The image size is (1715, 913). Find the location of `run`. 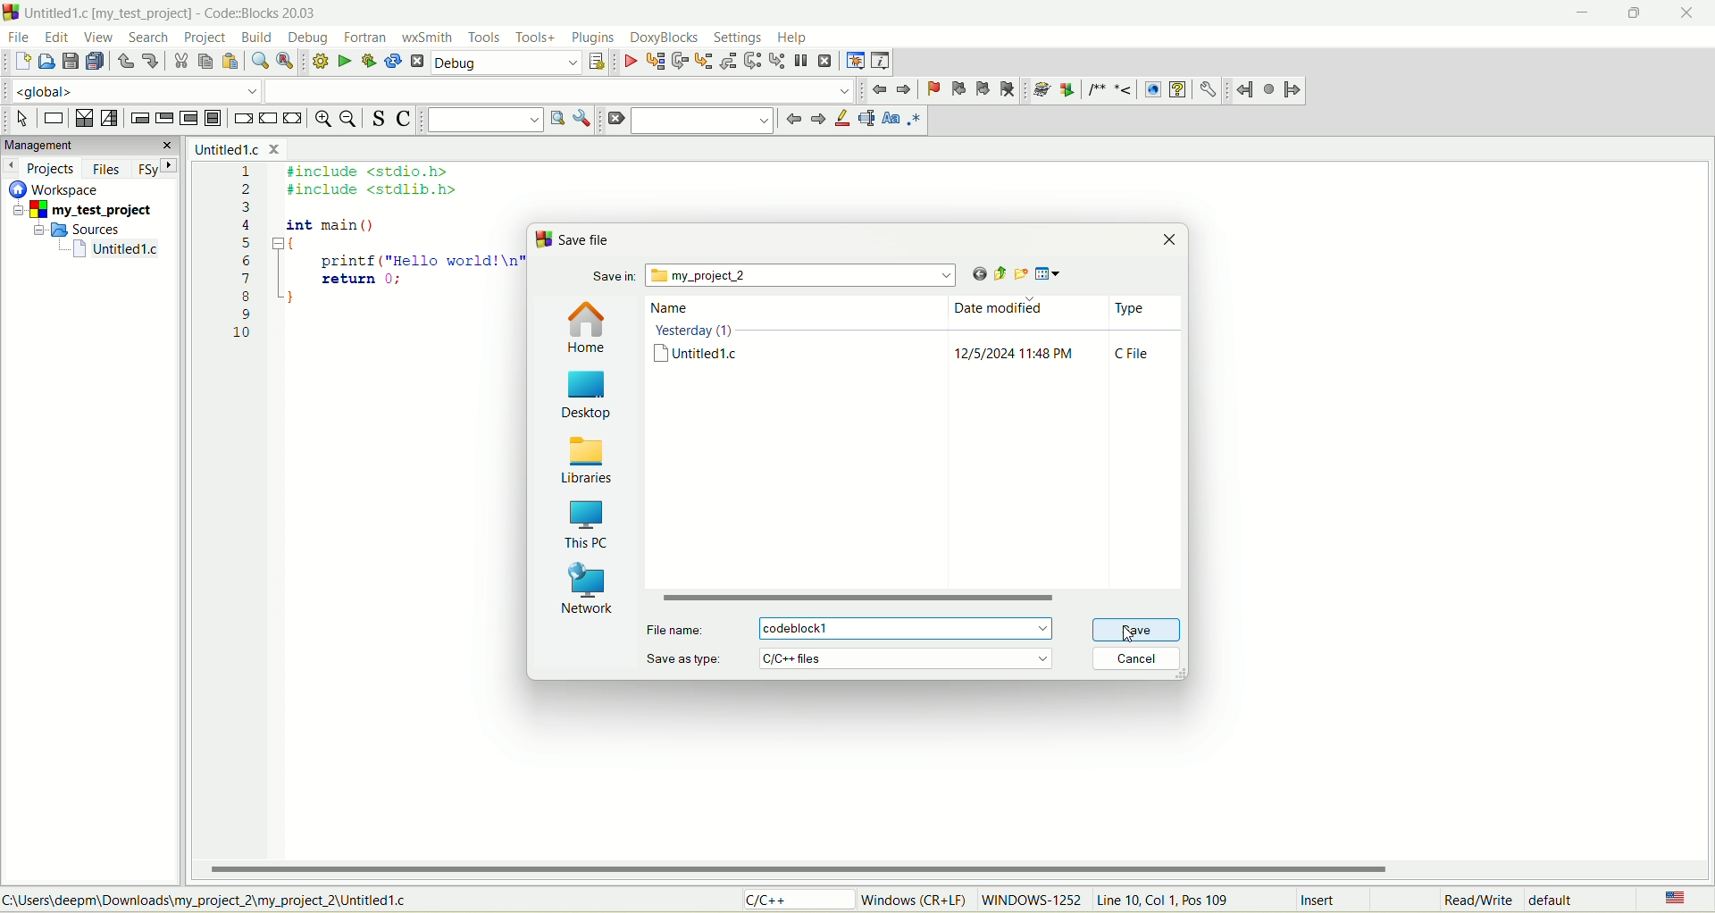

run is located at coordinates (344, 60).